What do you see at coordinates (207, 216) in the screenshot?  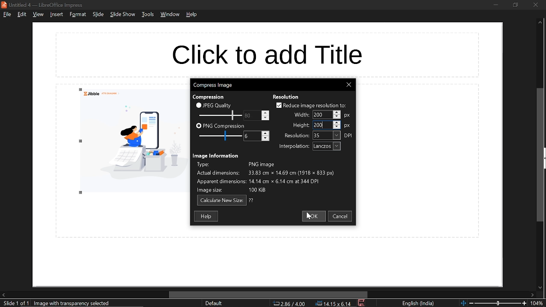 I see `help` at bounding box center [207, 216].